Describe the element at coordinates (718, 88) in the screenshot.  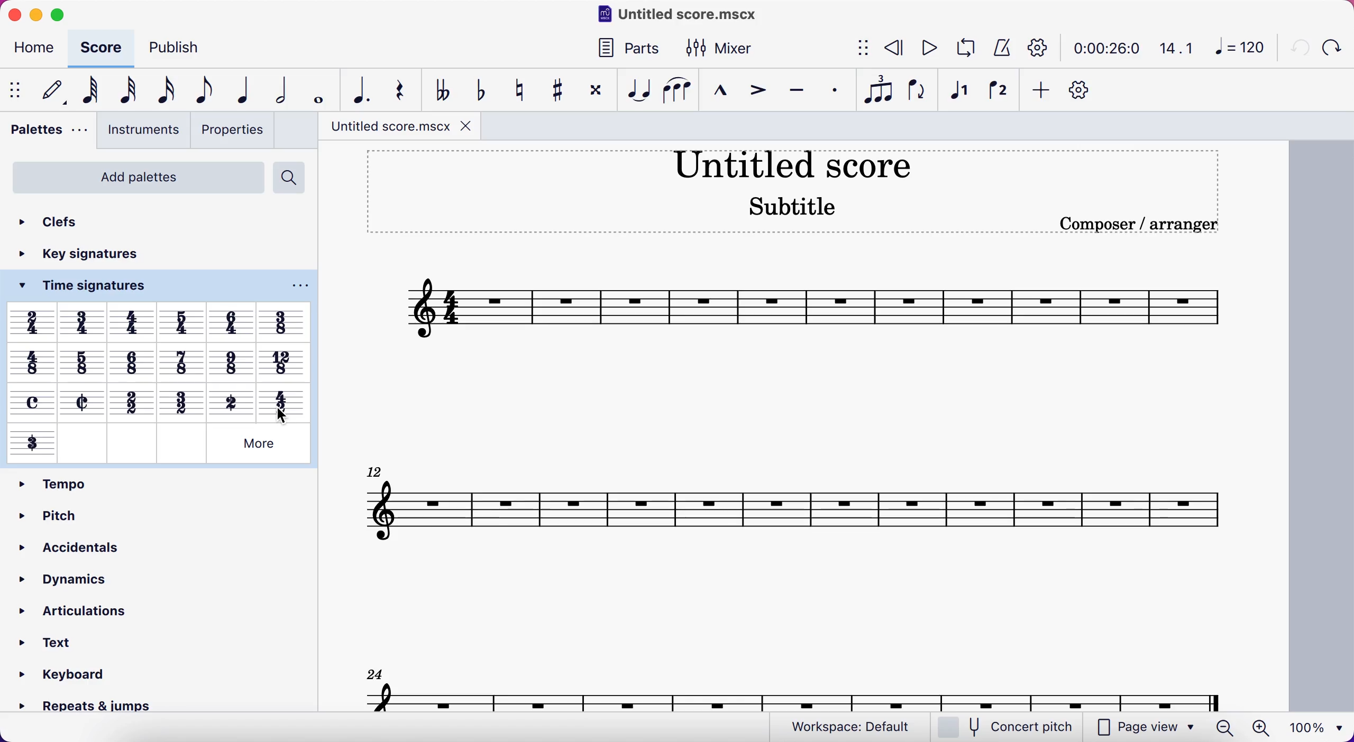
I see `marcato` at that location.